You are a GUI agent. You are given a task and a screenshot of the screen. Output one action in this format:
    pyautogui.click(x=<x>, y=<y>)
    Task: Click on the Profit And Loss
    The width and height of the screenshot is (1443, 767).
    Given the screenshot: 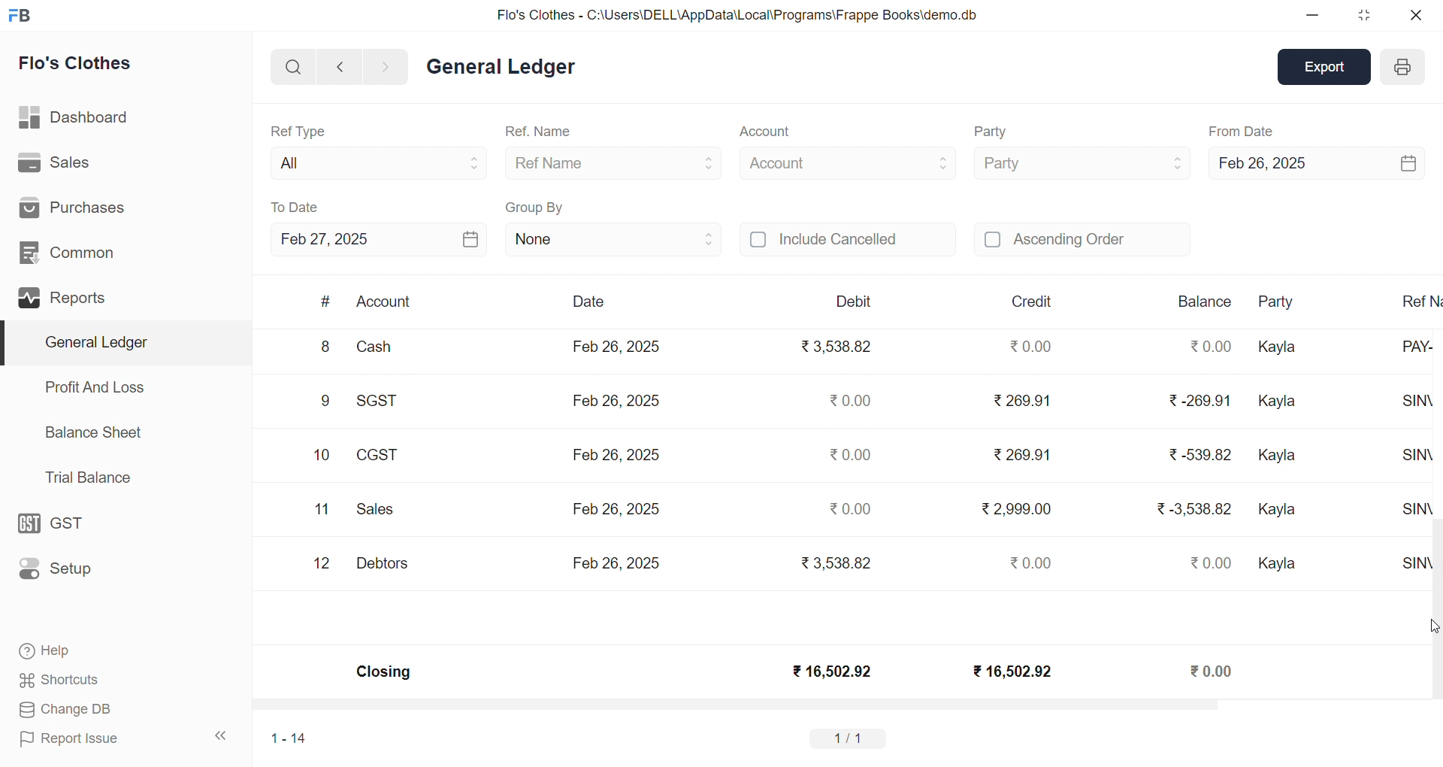 What is the action you would take?
    pyautogui.click(x=94, y=387)
    